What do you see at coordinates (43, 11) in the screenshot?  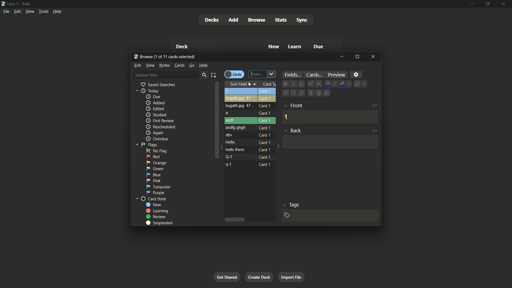 I see `tools menu` at bounding box center [43, 11].